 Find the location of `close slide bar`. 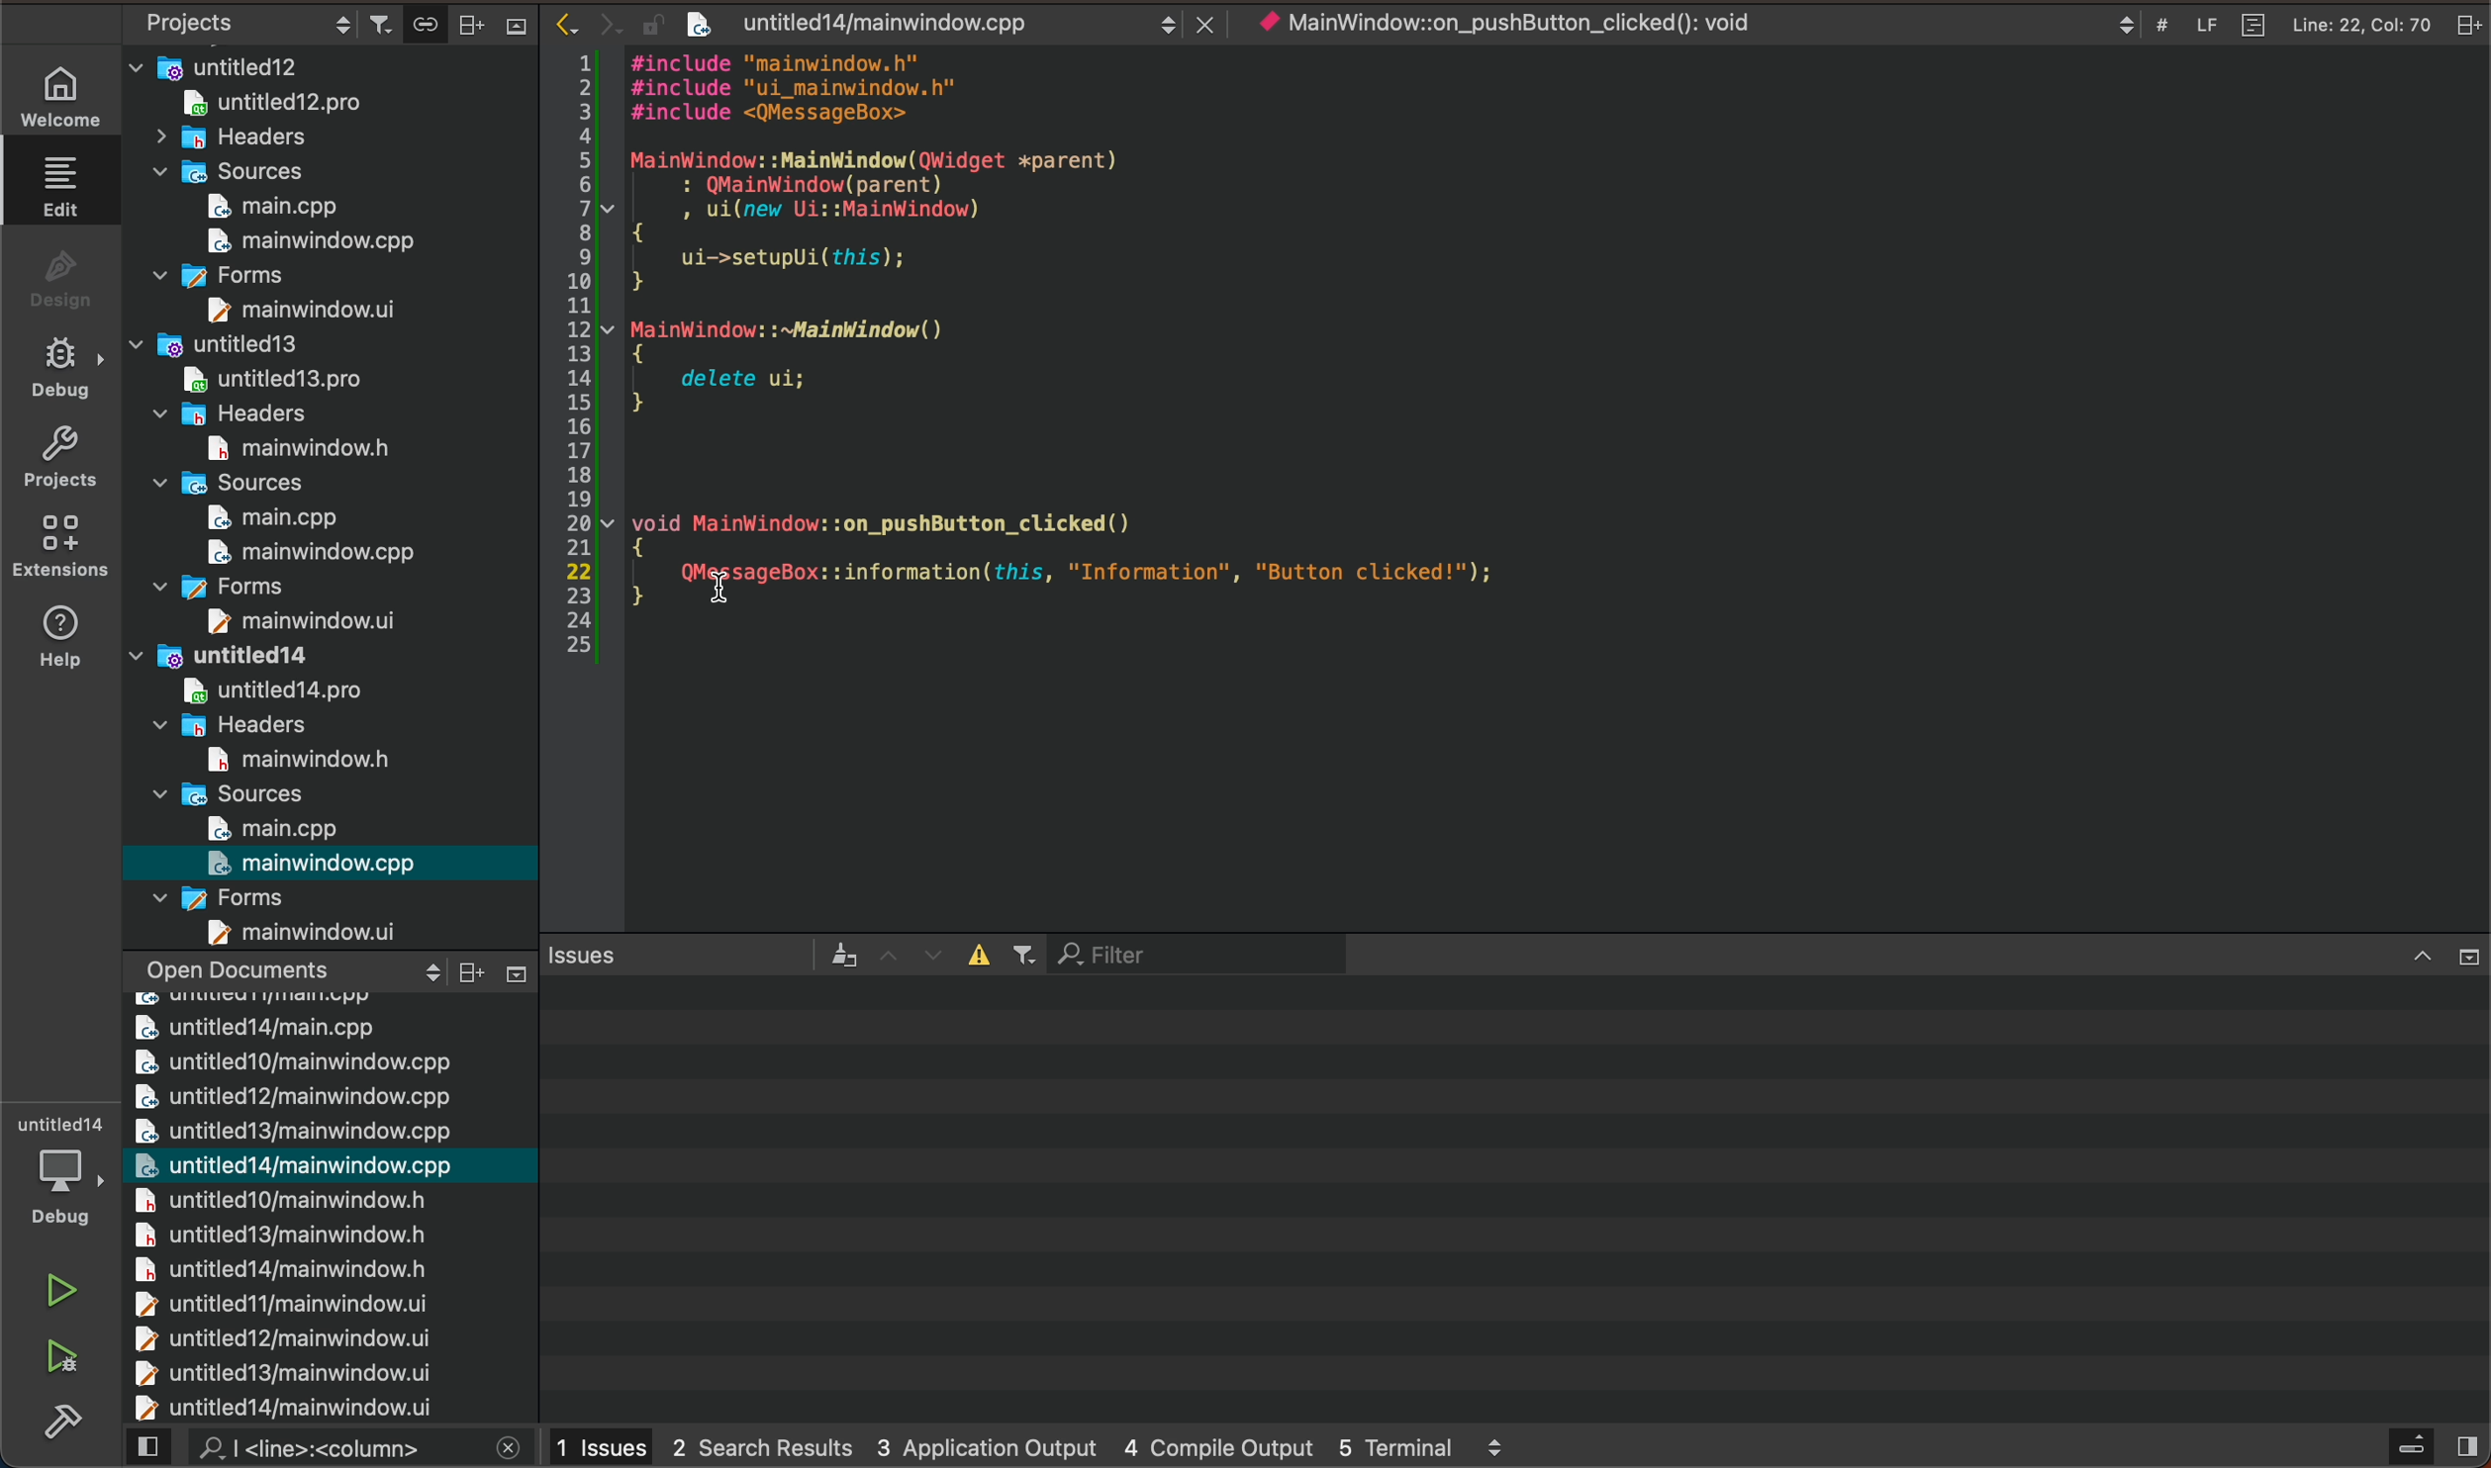

close slide bar is located at coordinates (2437, 956).